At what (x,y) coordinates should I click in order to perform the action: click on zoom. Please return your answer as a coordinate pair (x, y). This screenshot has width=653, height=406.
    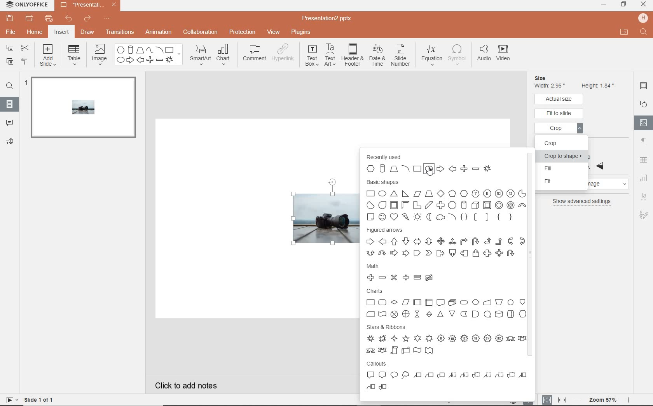
    Looking at the image, I should click on (602, 399).